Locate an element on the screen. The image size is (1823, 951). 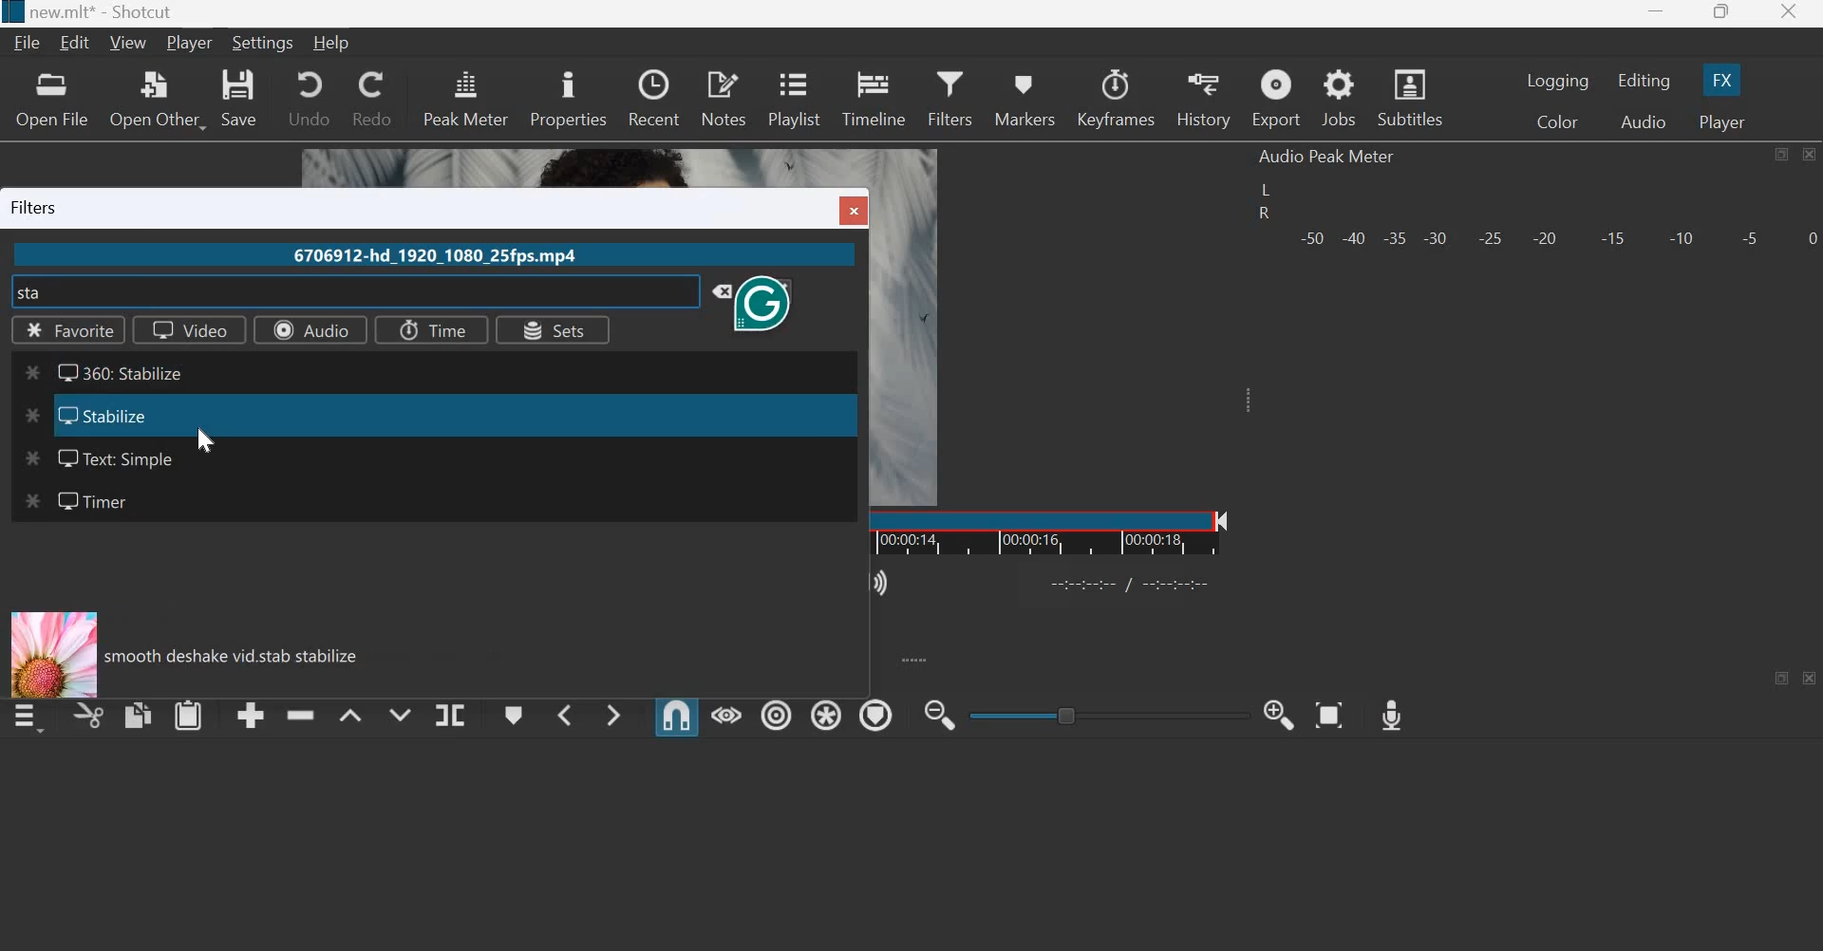
lightness value exposure brightness is located at coordinates (242, 655).